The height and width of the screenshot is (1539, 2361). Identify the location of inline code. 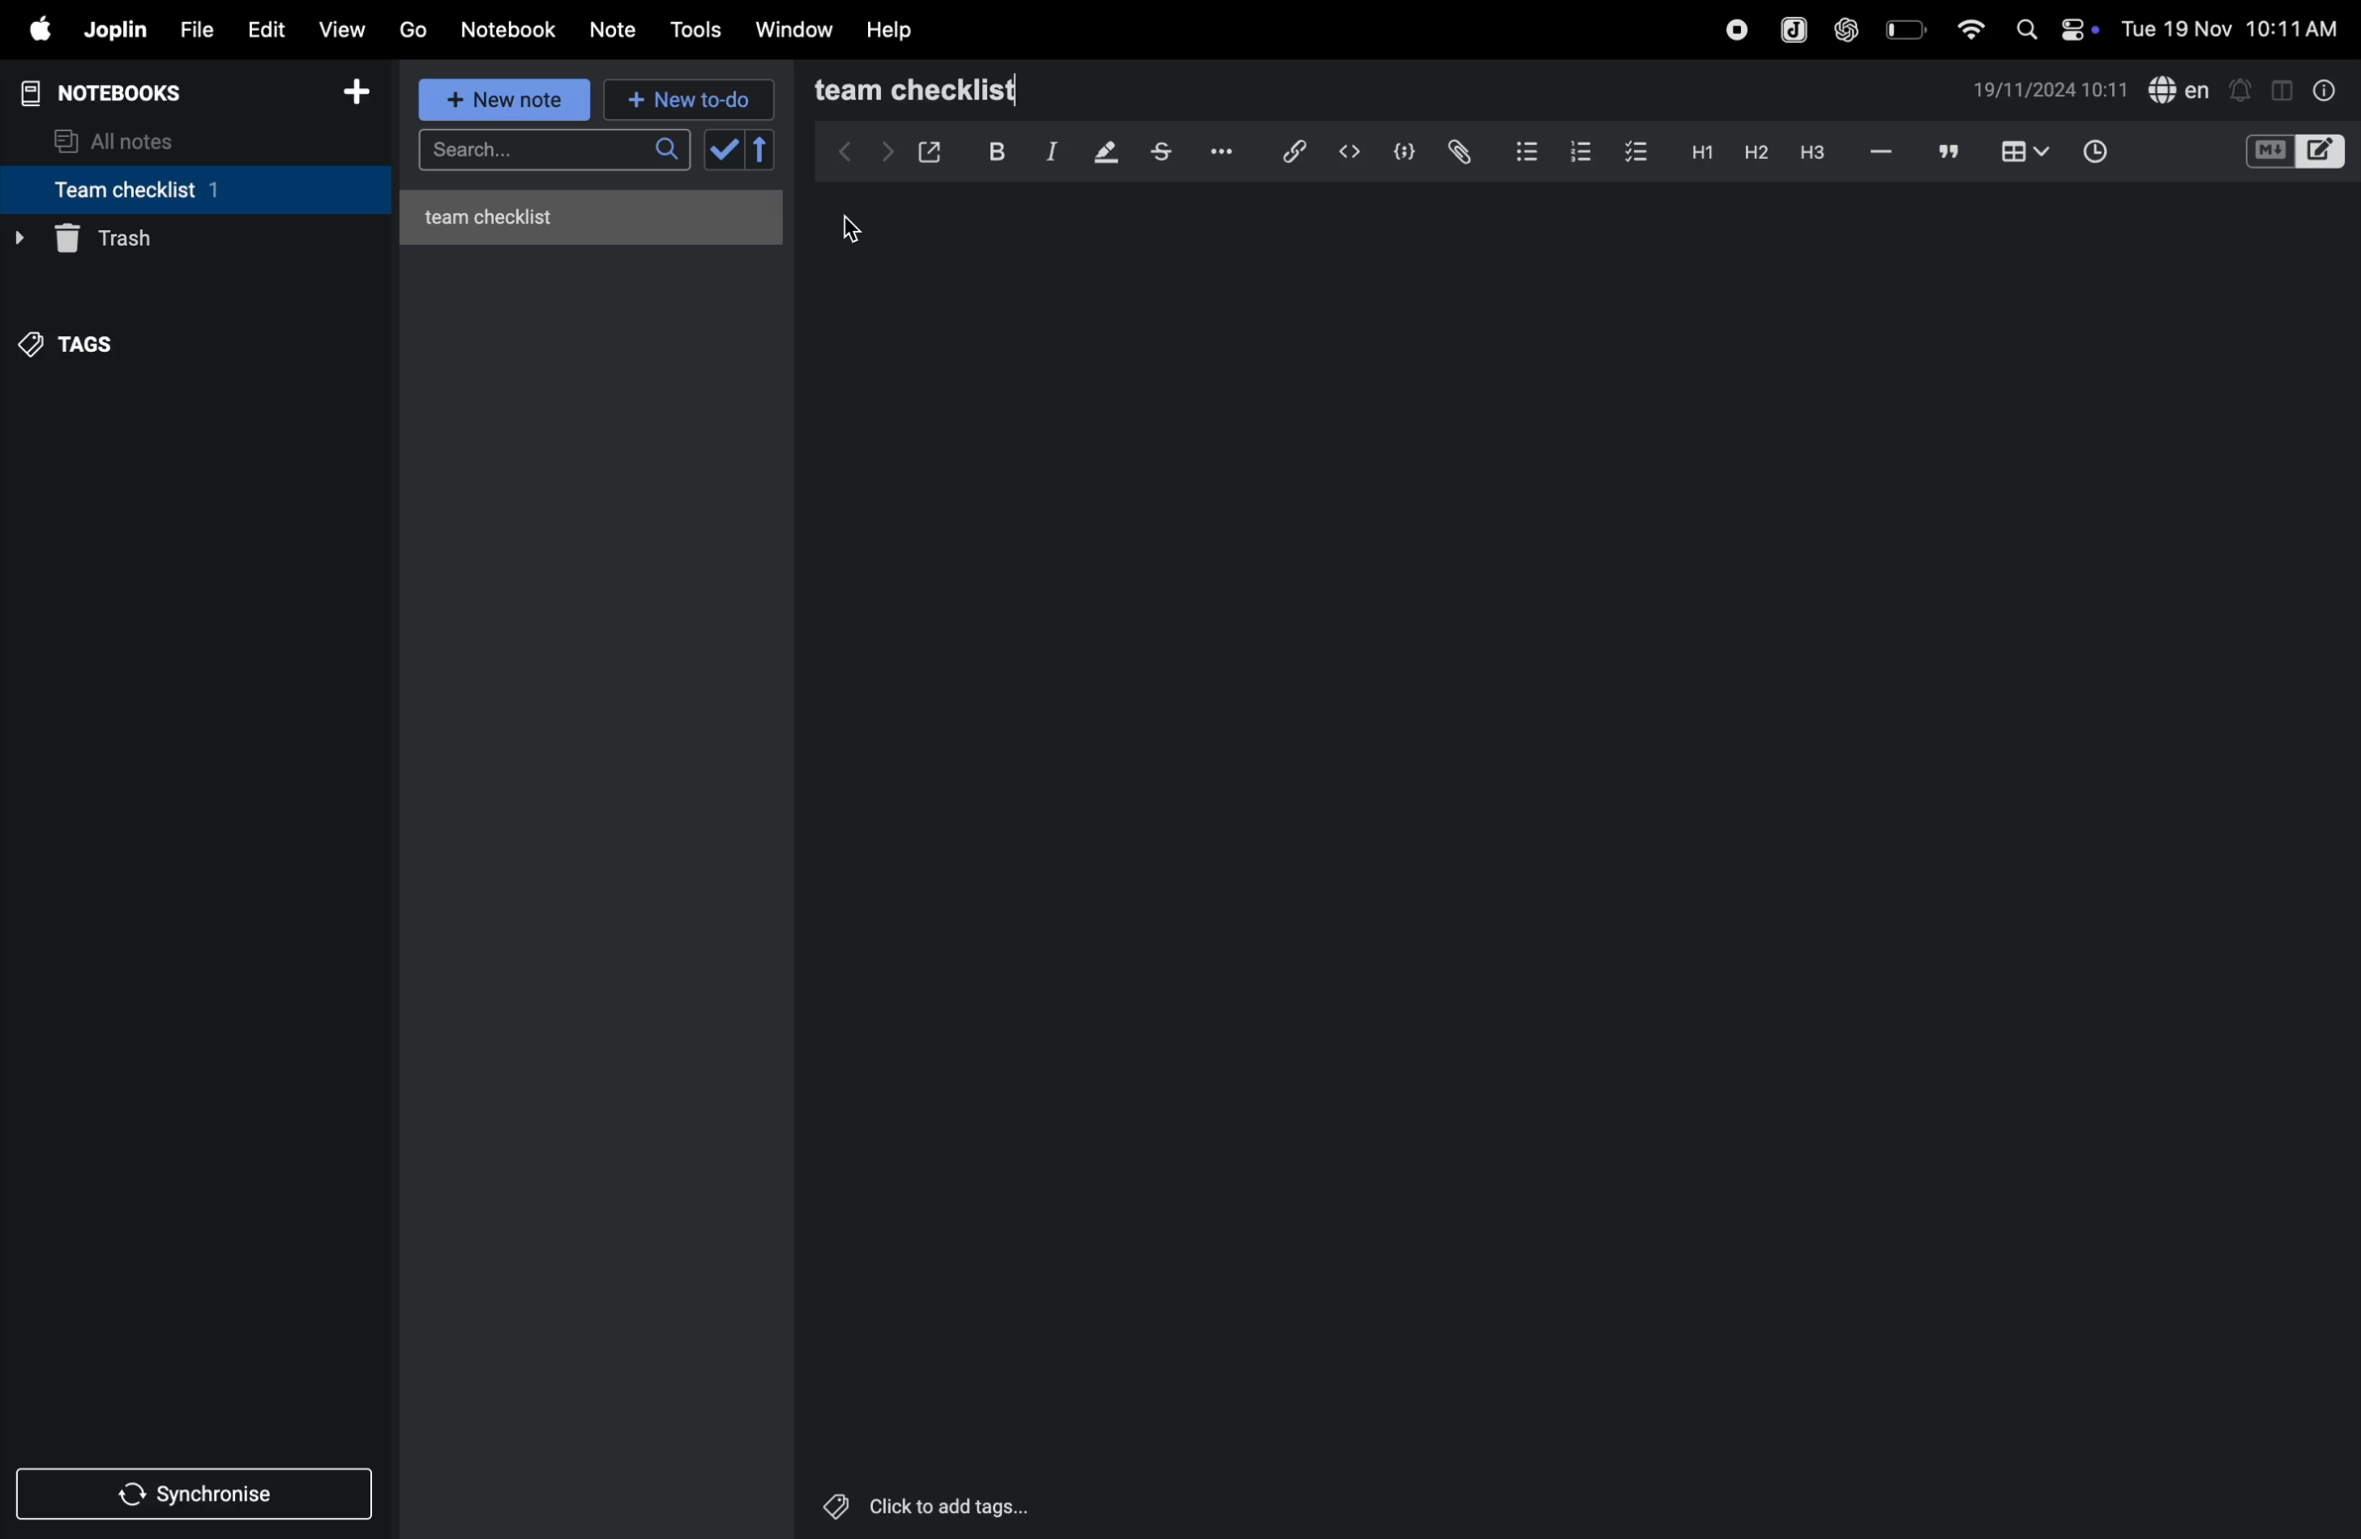
(1349, 152).